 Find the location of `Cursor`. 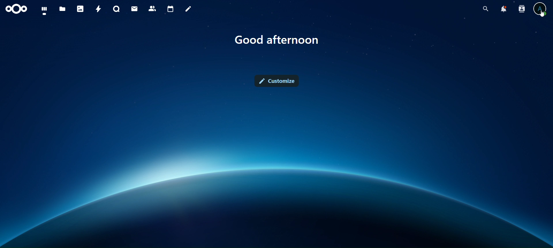

Cursor is located at coordinates (542, 15).